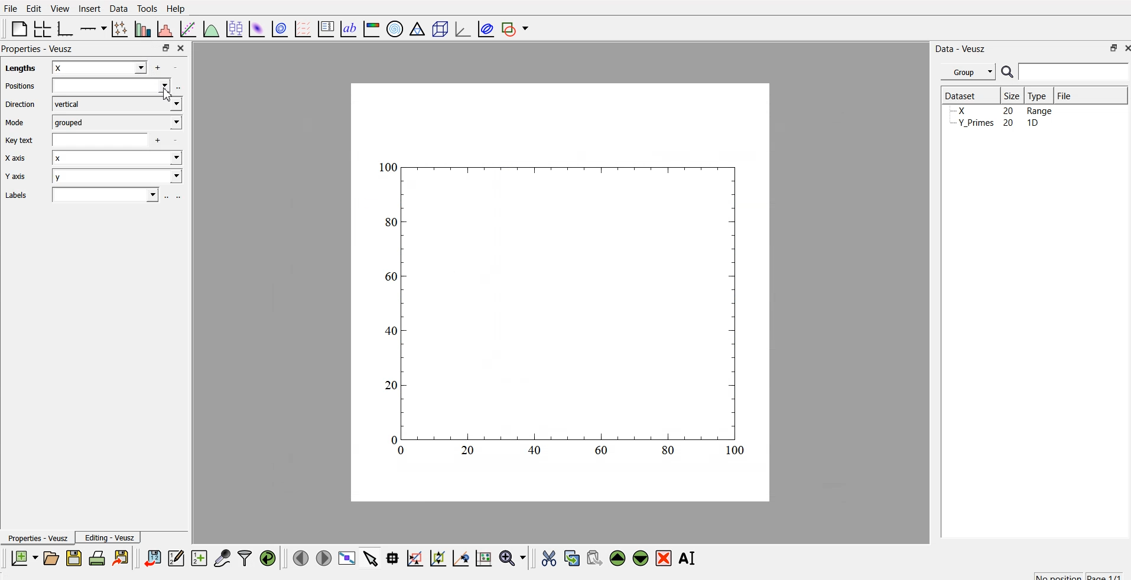  Describe the element at coordinates (80, 66) in the screenshot. I see `lengths x` at that location.